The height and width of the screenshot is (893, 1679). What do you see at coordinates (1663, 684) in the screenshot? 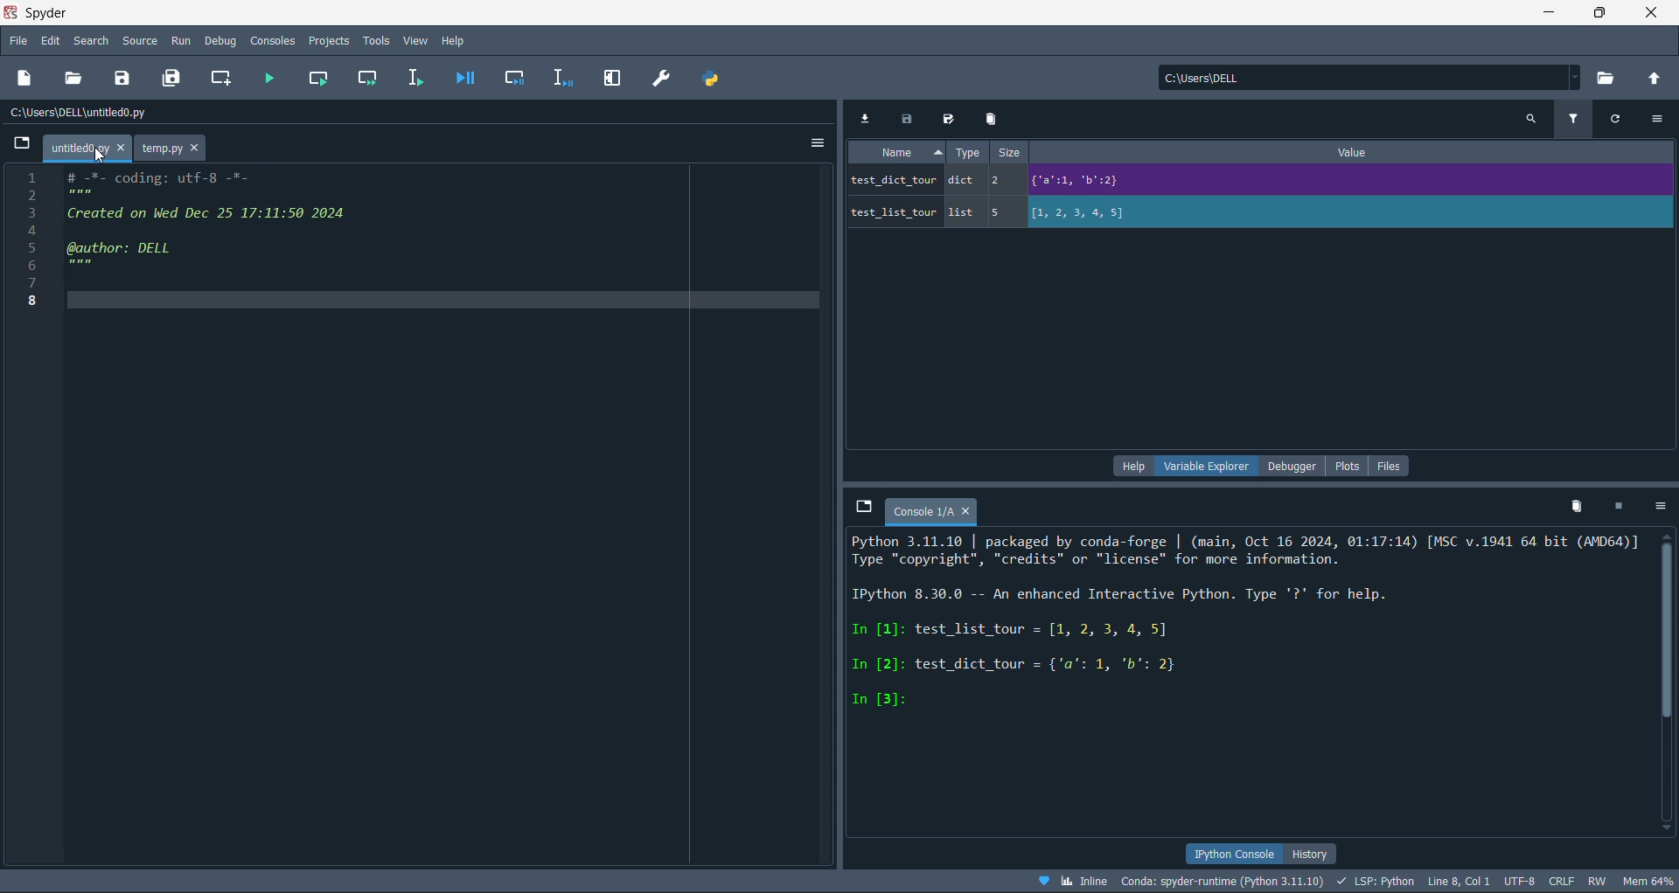
I see `Scroll bar` at bounding box center [1663, 684].